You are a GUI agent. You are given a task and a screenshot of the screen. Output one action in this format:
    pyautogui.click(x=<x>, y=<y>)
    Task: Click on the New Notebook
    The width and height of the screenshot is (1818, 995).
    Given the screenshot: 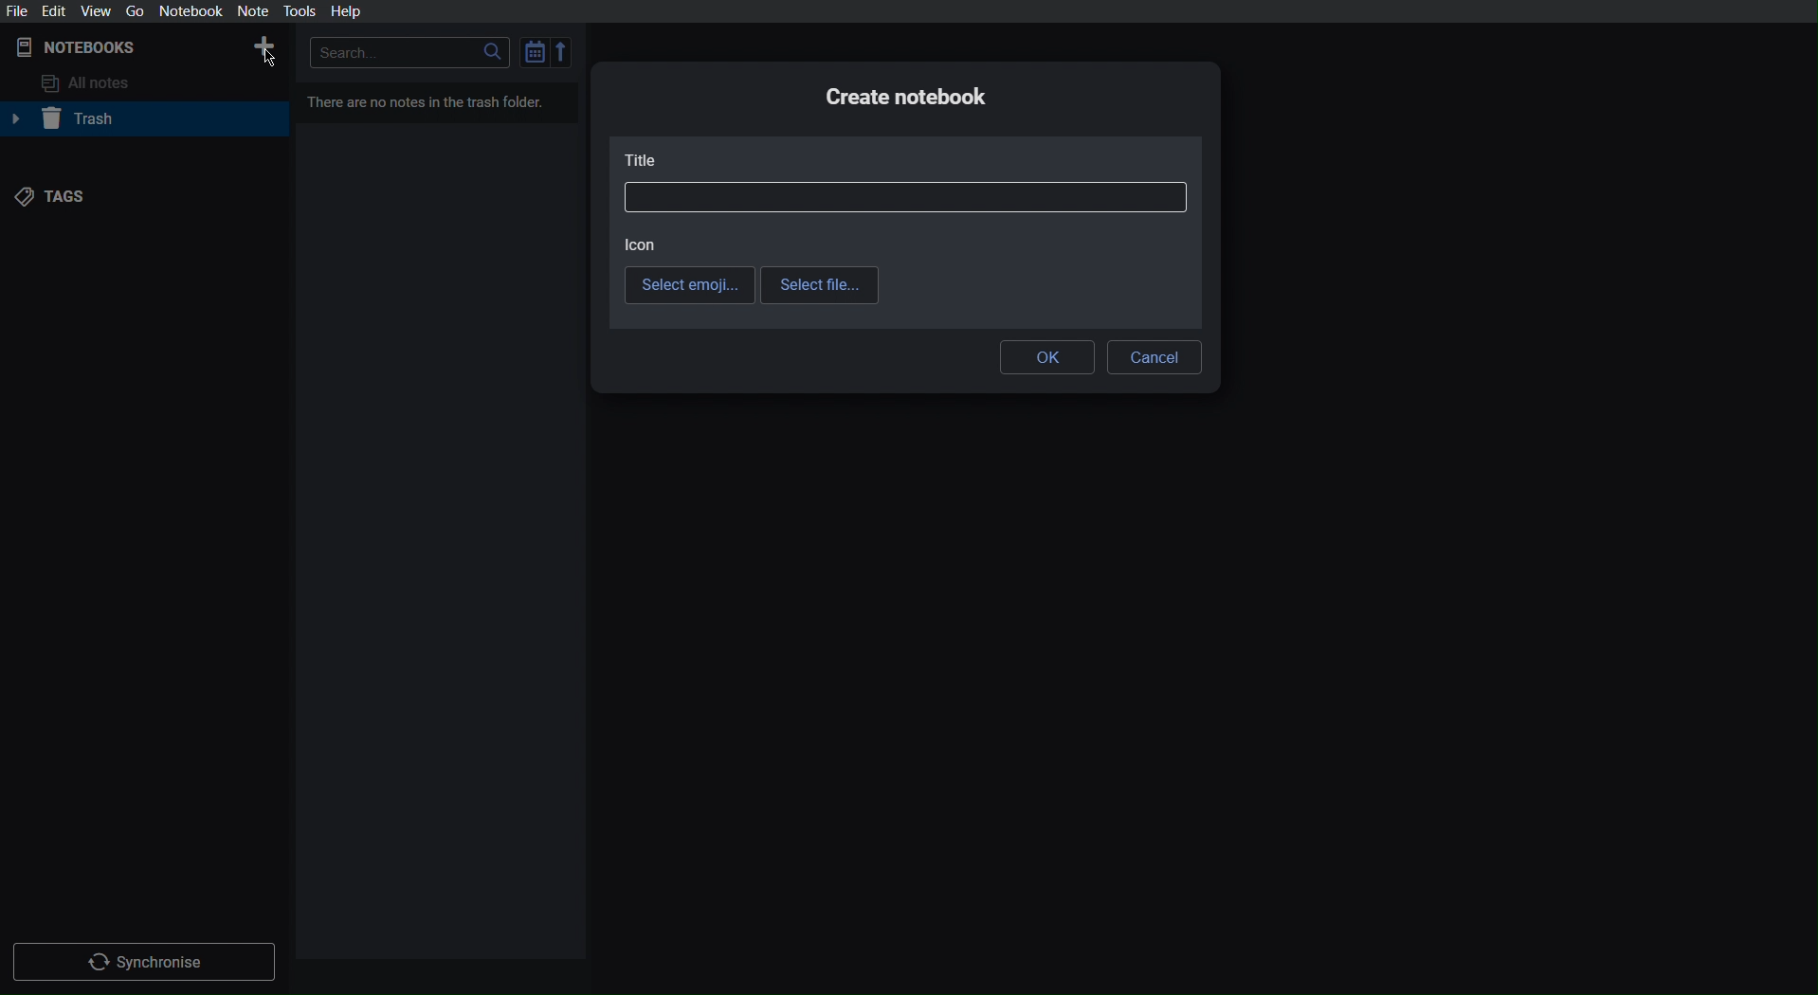 What is the action you would take?
    pyautogui.click(x=263, y=46)
    